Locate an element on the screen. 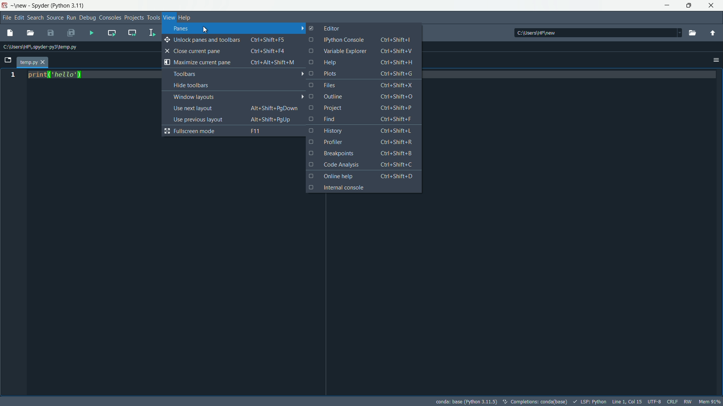  editor is located at coordinates (325, 27).